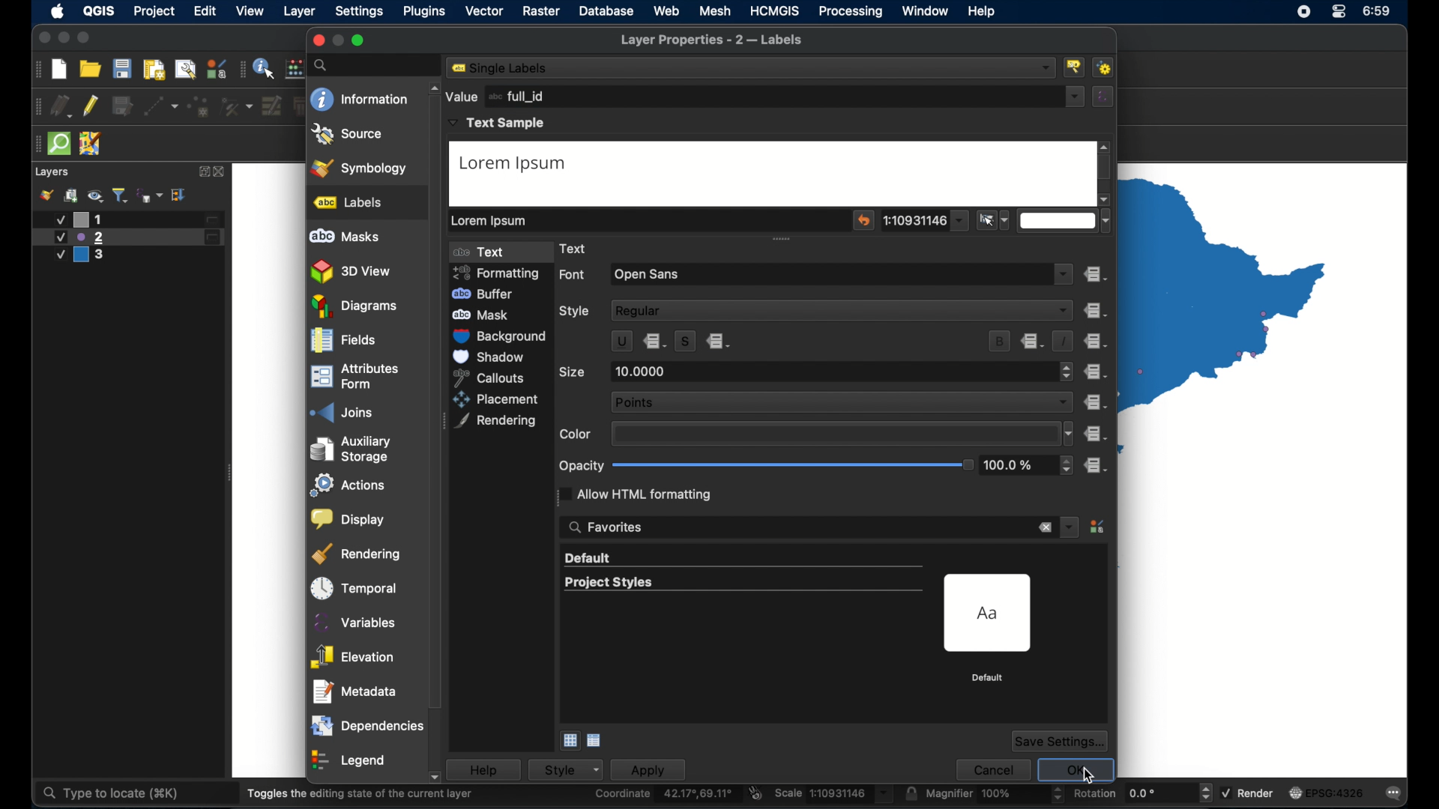 The width and height of the screenshot is (1439, 809). Describe the element at coordinates (1097, 465) in the screenshot. I see `data defined  override` at that location.